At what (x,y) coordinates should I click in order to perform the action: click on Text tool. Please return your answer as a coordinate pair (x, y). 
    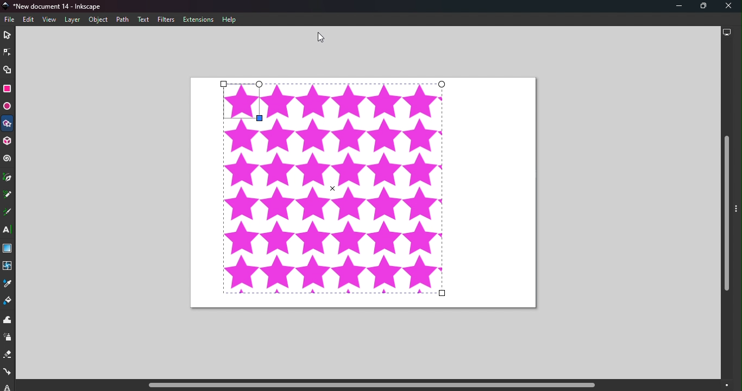
    Looking at the image, I should click on (8, 230).